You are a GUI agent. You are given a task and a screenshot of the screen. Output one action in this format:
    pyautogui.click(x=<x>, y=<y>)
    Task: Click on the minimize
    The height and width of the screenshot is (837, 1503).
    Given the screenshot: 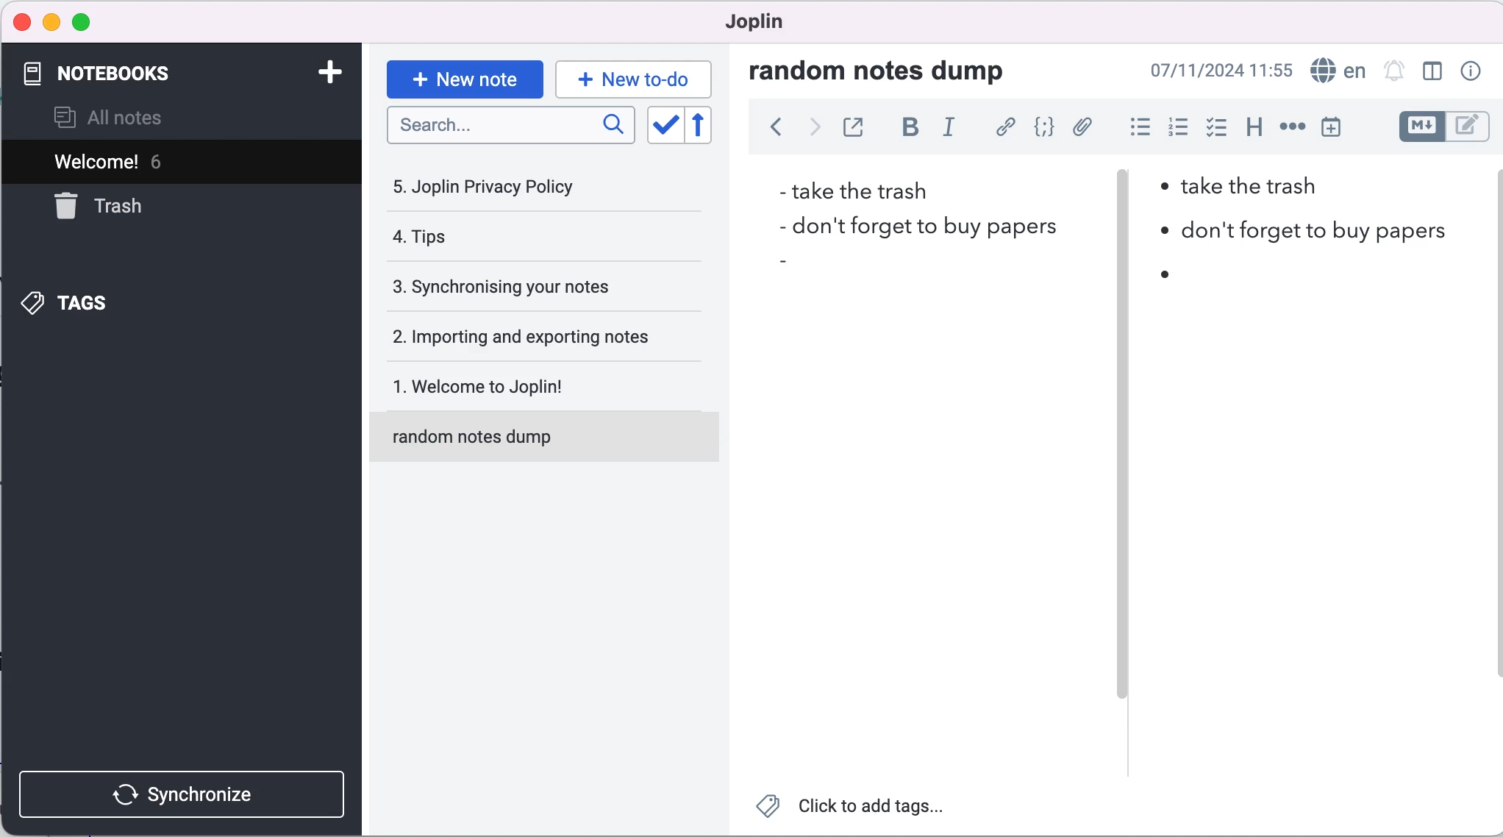 What is the action you would take?
    pyautogui.click(x=51, y=23)
    